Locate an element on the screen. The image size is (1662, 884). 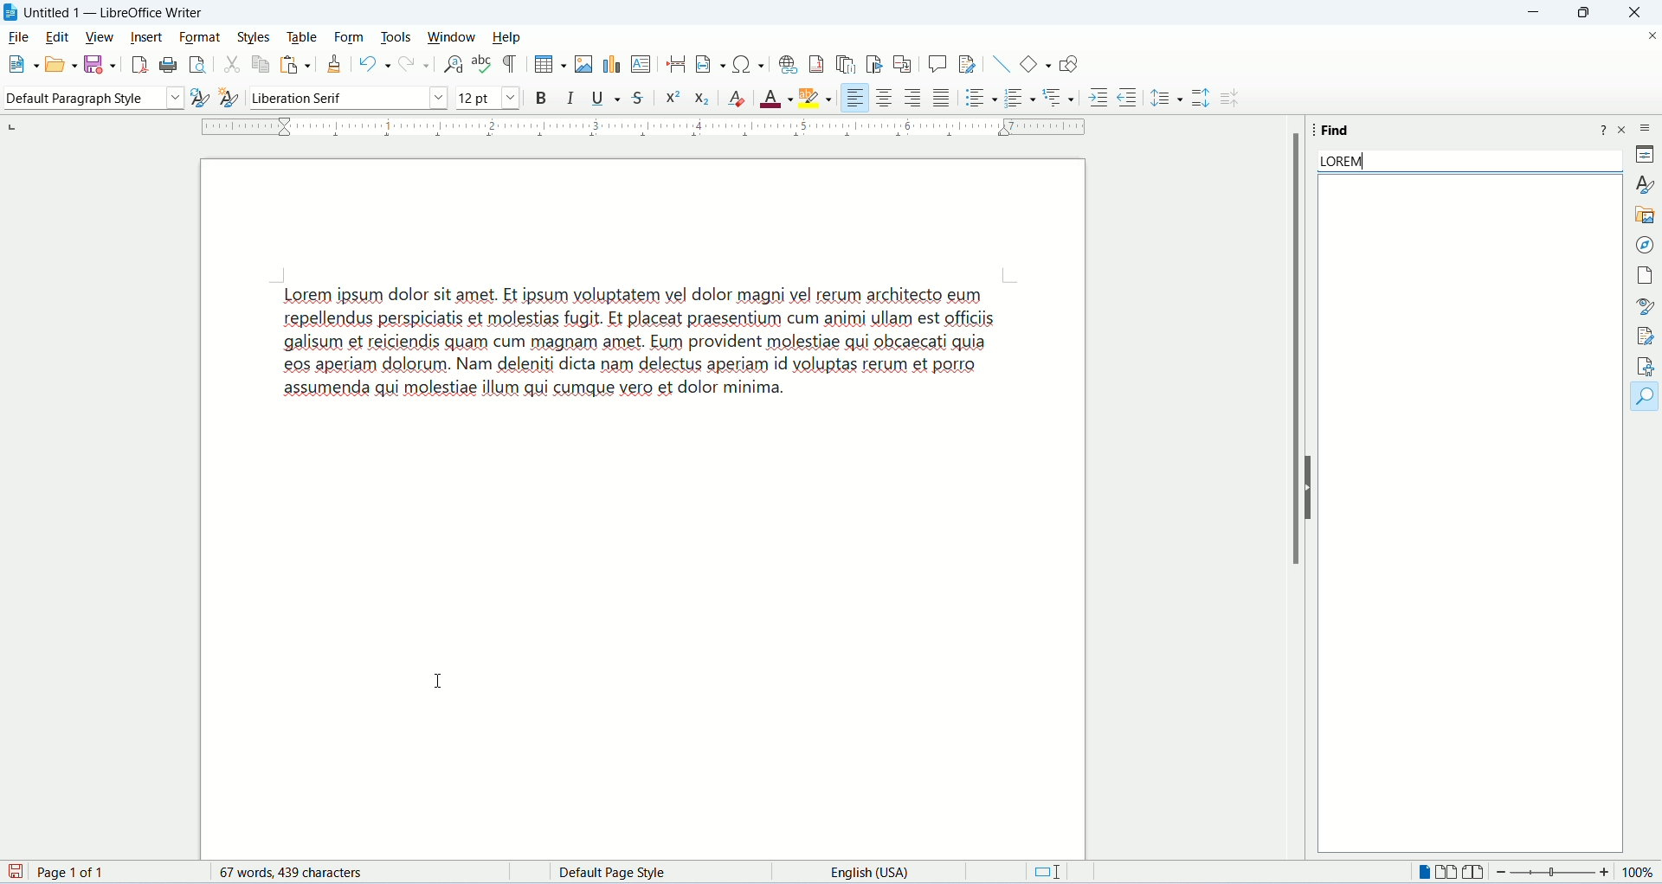
superscript is located at coordinates (673, 98).